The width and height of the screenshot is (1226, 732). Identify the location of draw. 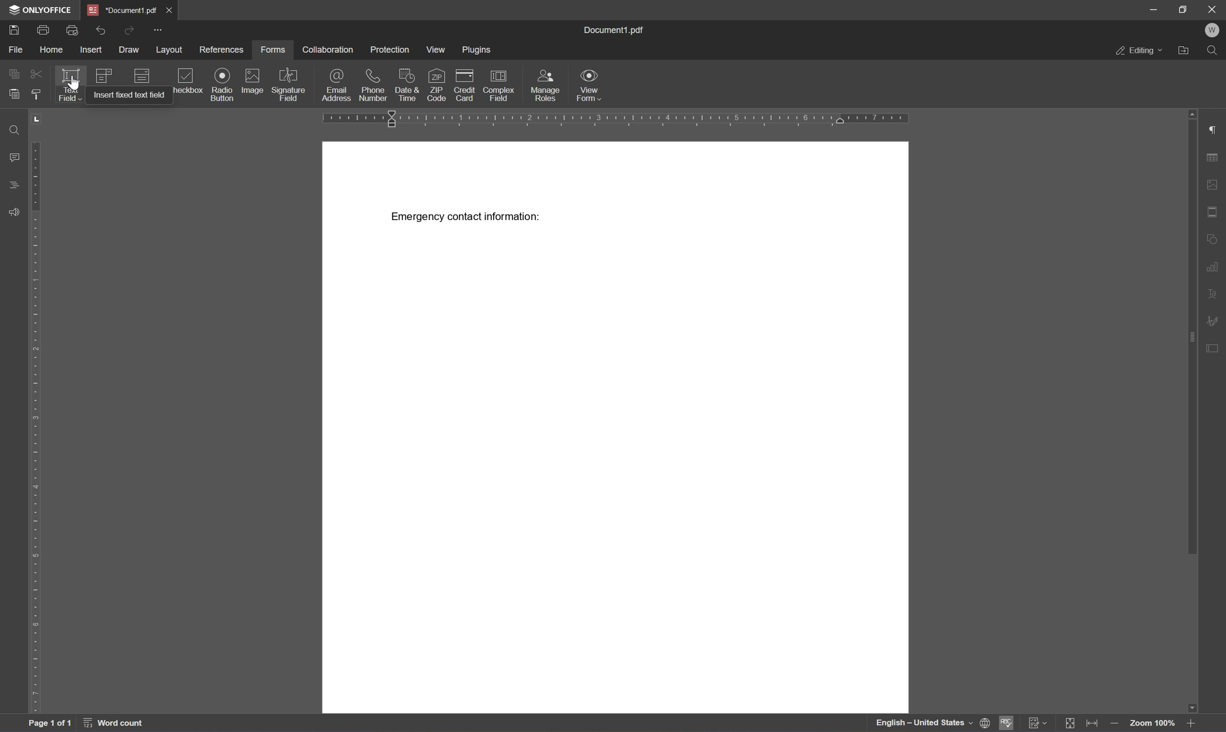
(128, 48).